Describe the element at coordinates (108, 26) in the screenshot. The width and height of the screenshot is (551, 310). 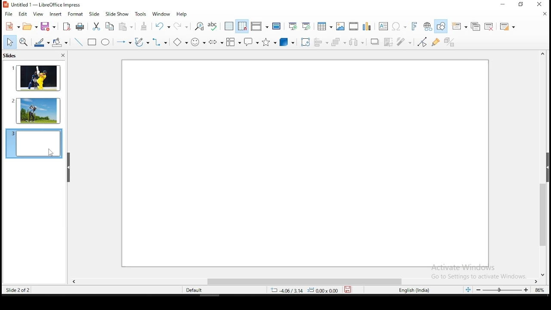
I see `copy` at that location.